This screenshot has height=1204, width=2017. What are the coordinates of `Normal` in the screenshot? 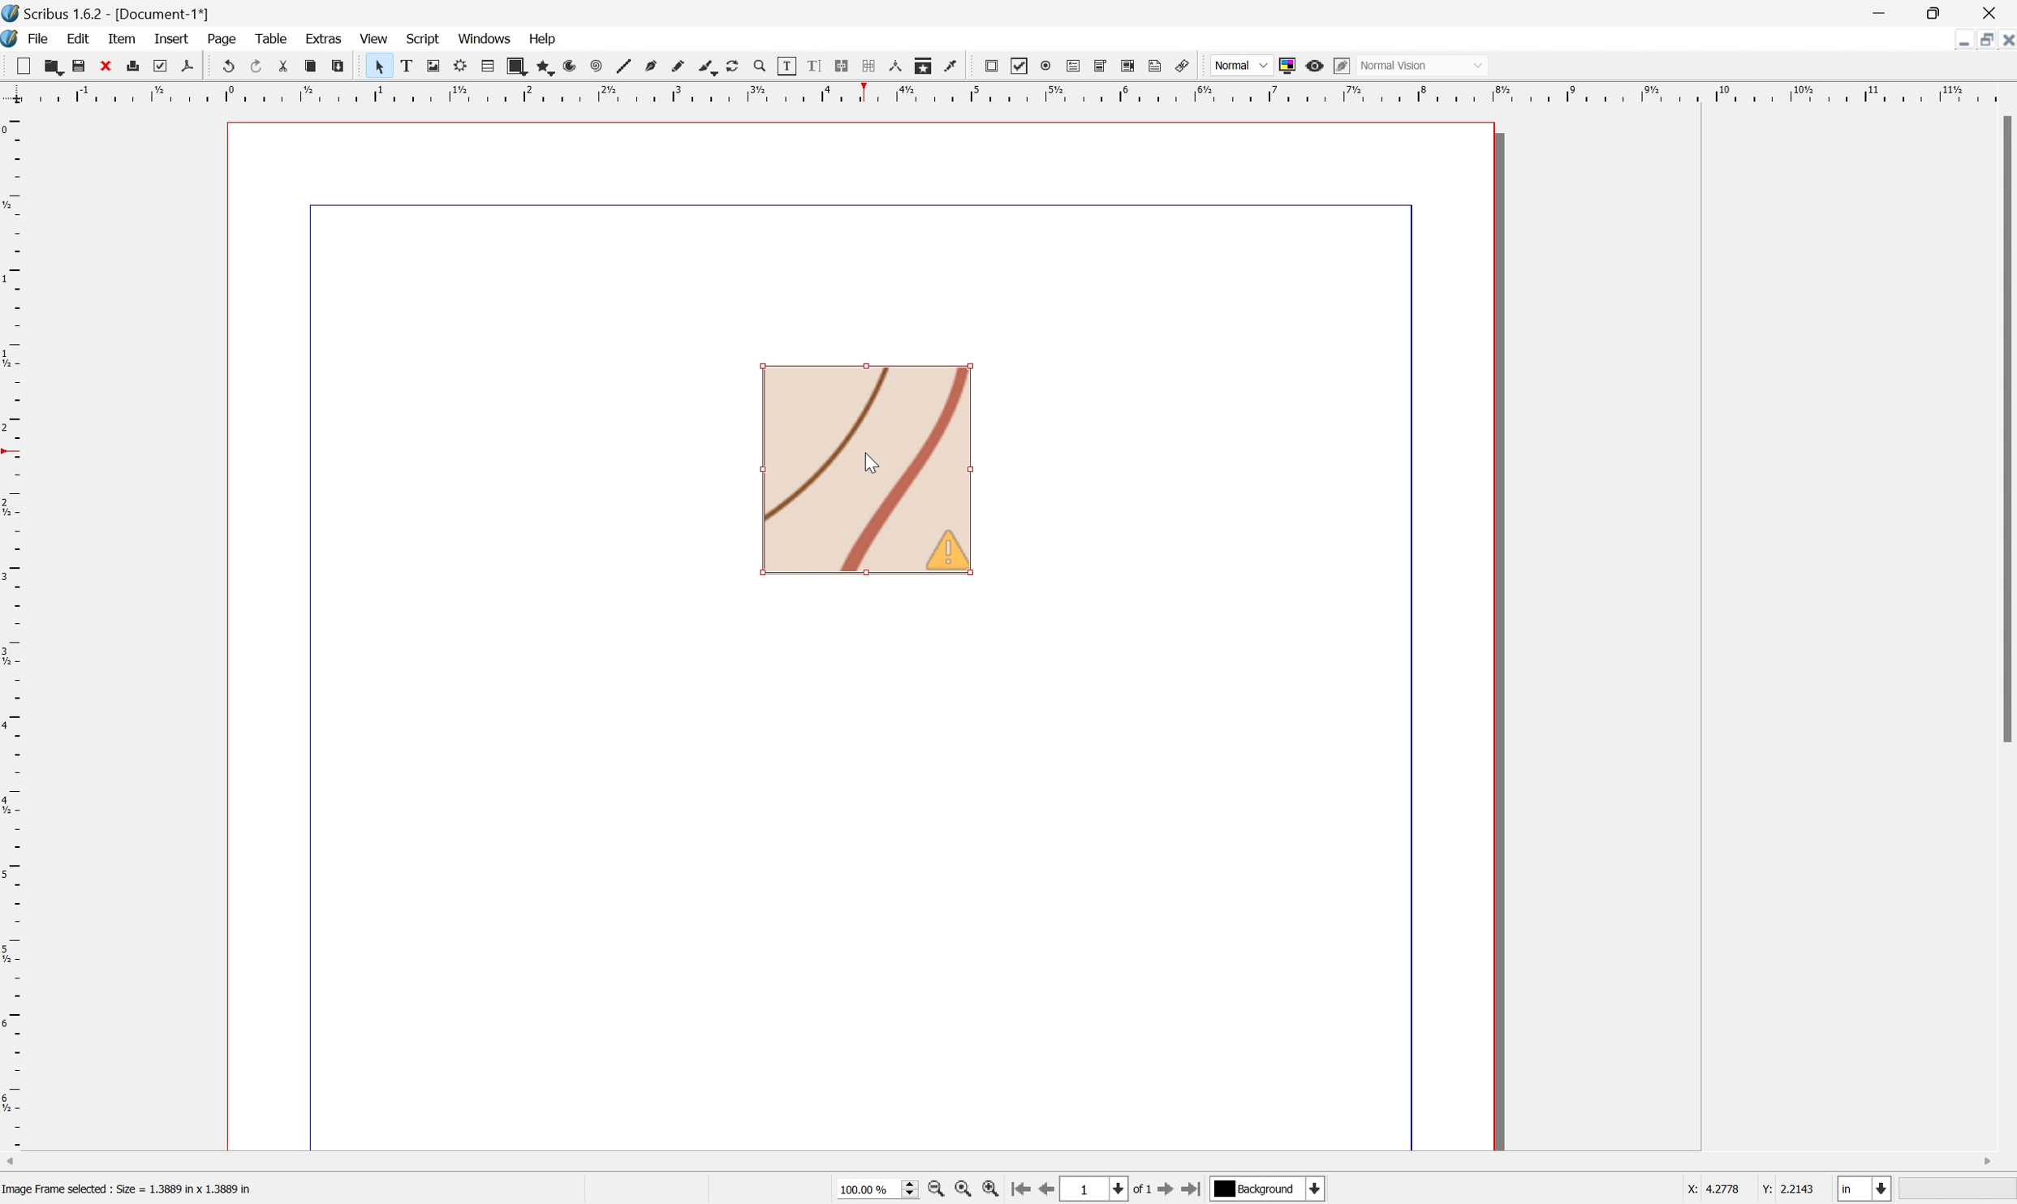 It's located at (1239, 66).